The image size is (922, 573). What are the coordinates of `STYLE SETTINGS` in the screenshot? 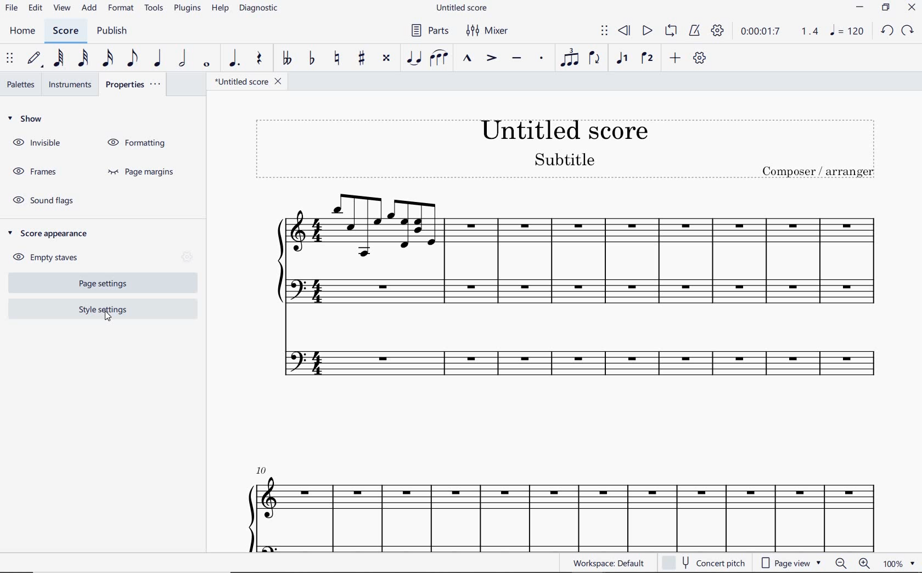 It's located at (102, 309).